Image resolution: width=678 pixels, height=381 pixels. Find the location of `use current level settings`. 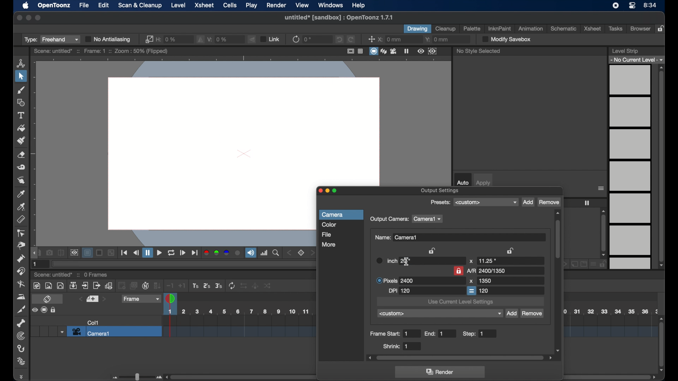

use current level settings is located at coordinates (460, 302).